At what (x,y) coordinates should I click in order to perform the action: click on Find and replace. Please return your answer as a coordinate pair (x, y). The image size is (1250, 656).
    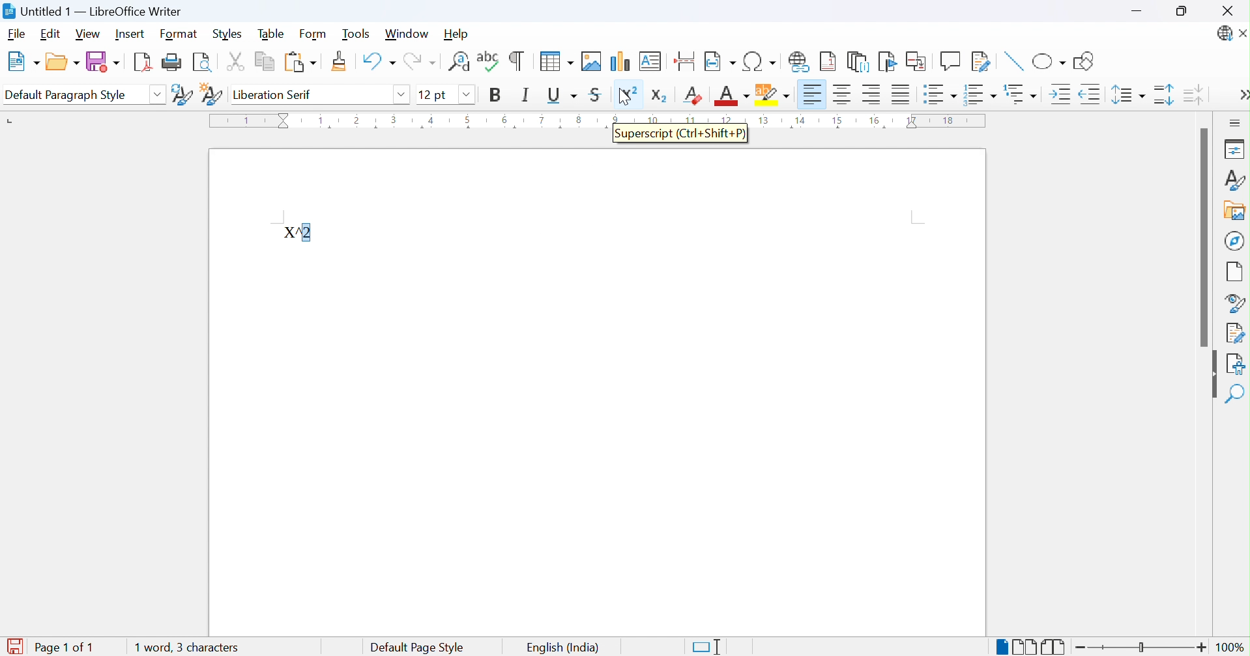
    Looking at the image, I should click on (459, 61).